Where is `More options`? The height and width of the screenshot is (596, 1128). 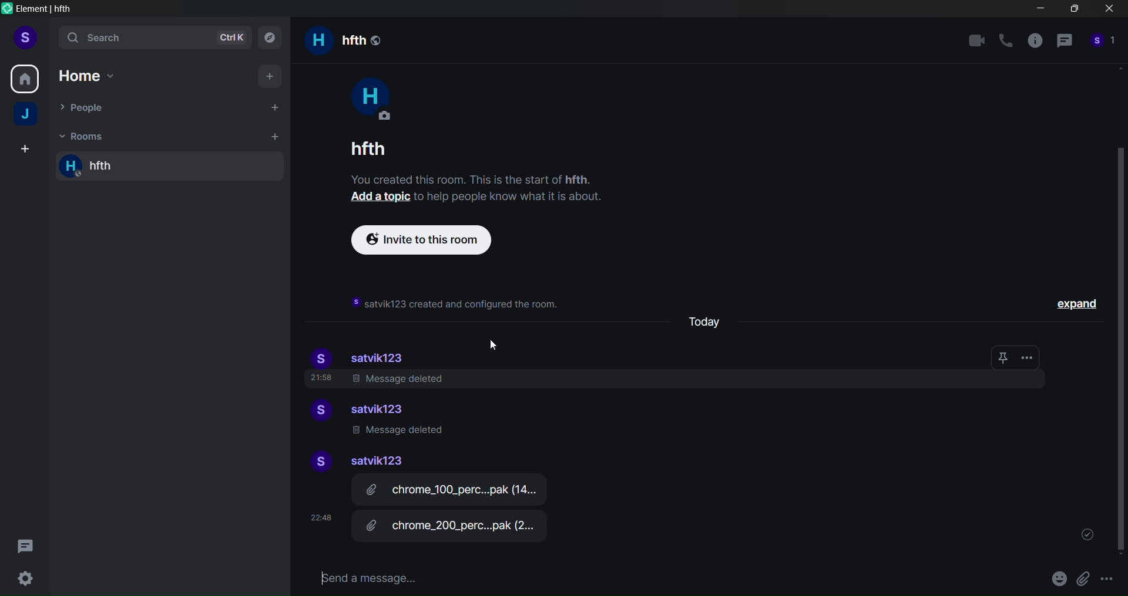 More options is located at coordinates (1110, 581).